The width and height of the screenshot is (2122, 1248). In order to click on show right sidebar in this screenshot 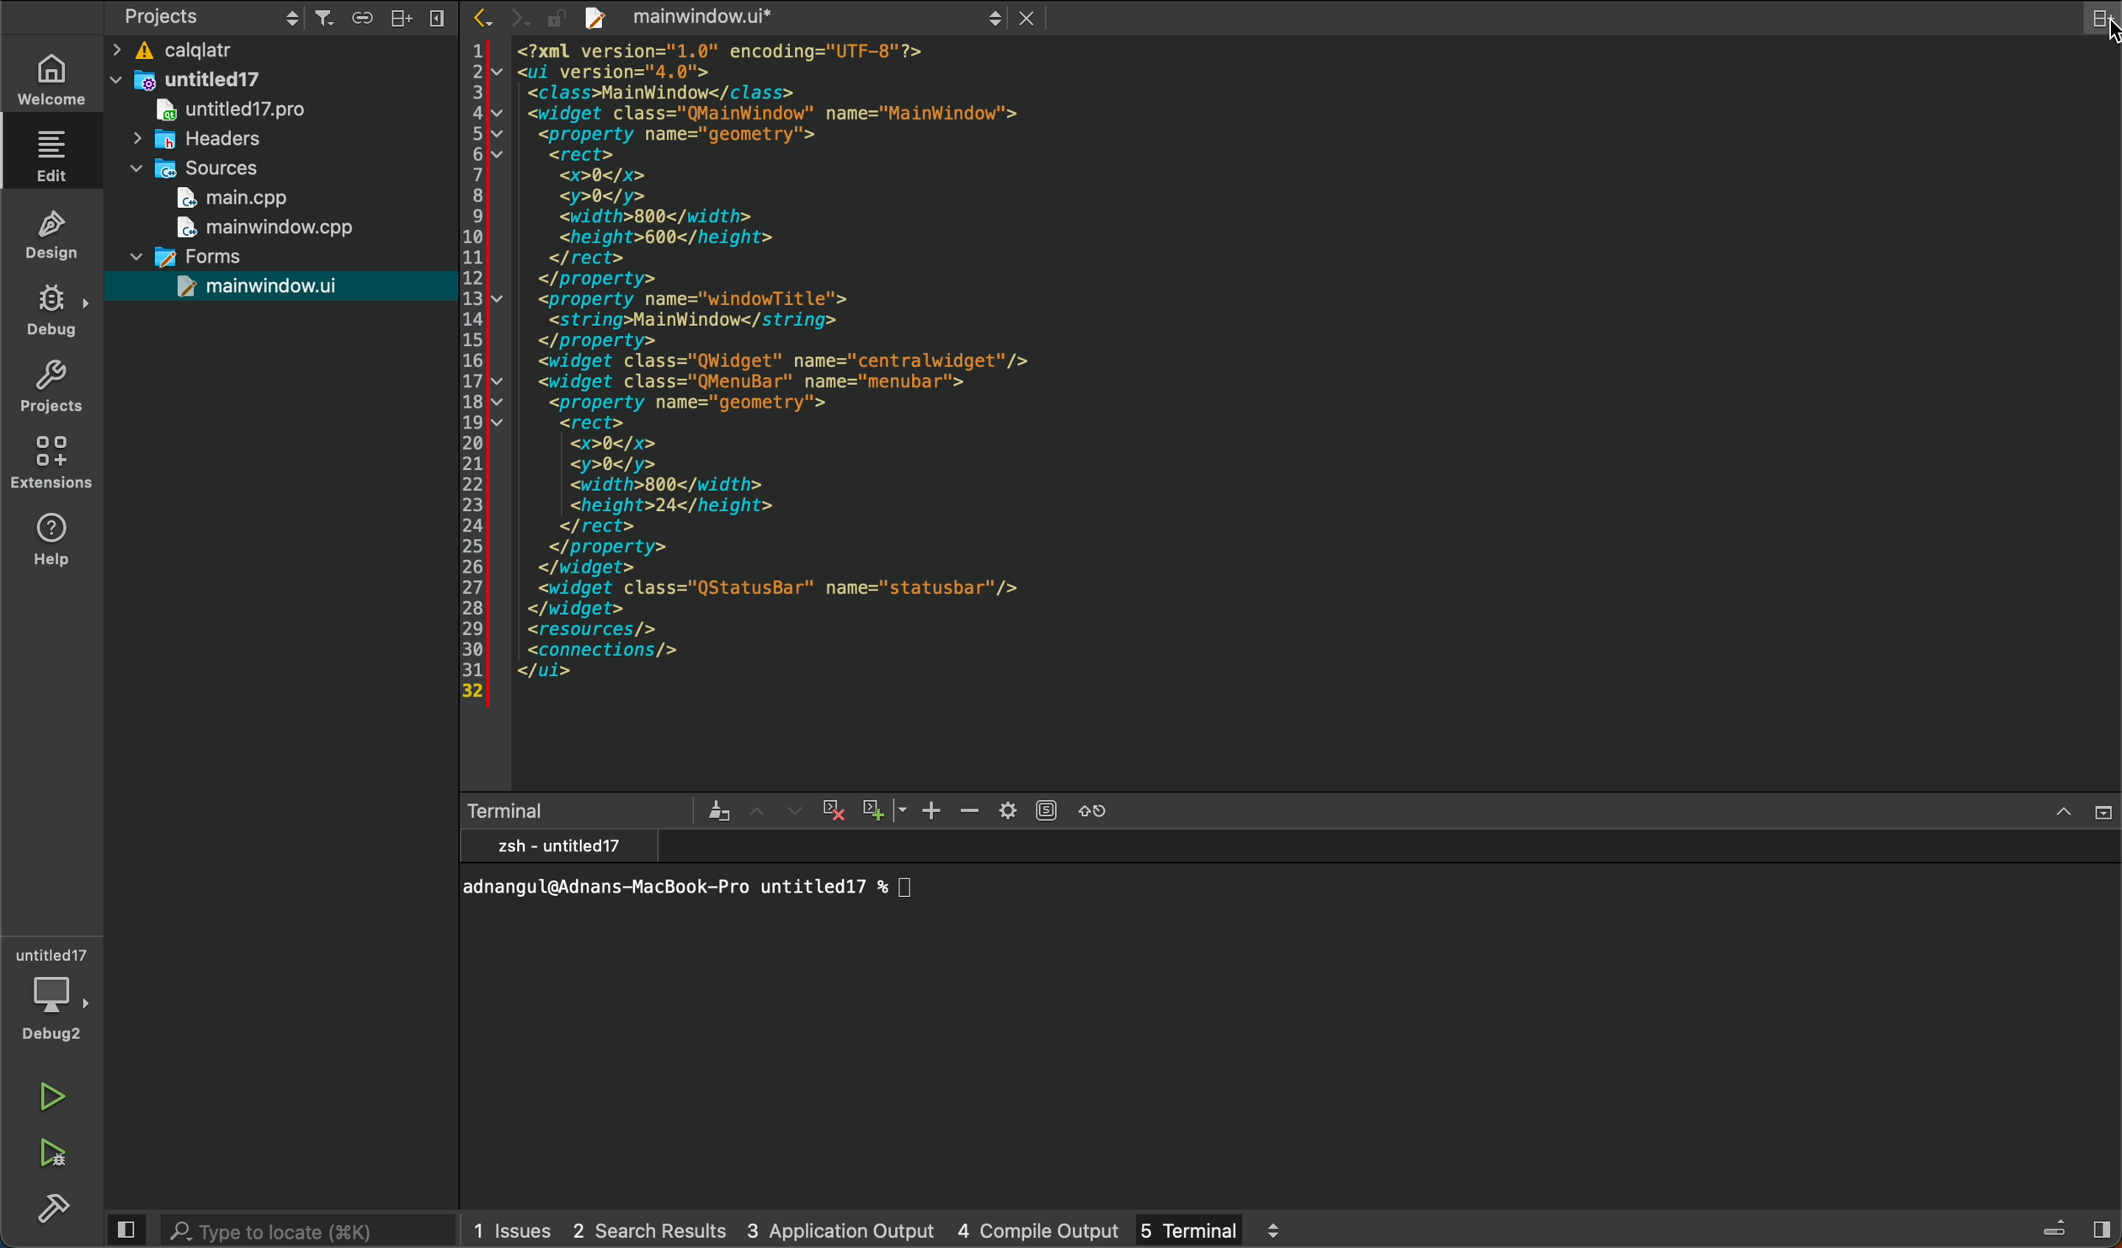, I will do `click(2101, 1228)`.